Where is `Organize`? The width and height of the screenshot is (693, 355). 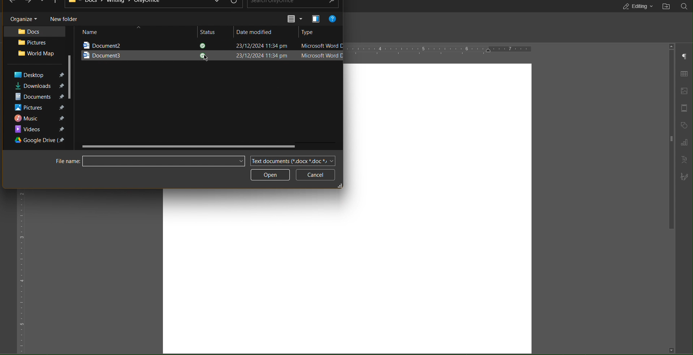
Organize is located at coordinates (22, 18).